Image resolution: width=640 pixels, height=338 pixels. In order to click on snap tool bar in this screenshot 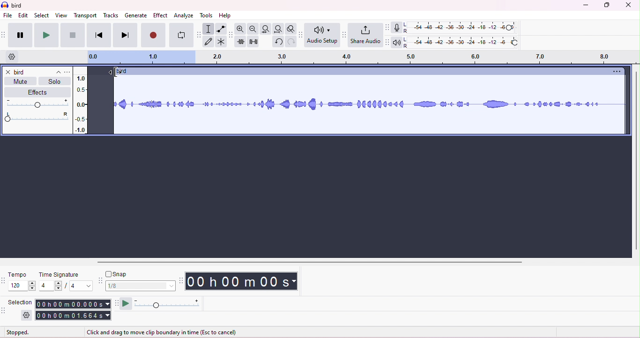, I will do `click(100, 279)`.